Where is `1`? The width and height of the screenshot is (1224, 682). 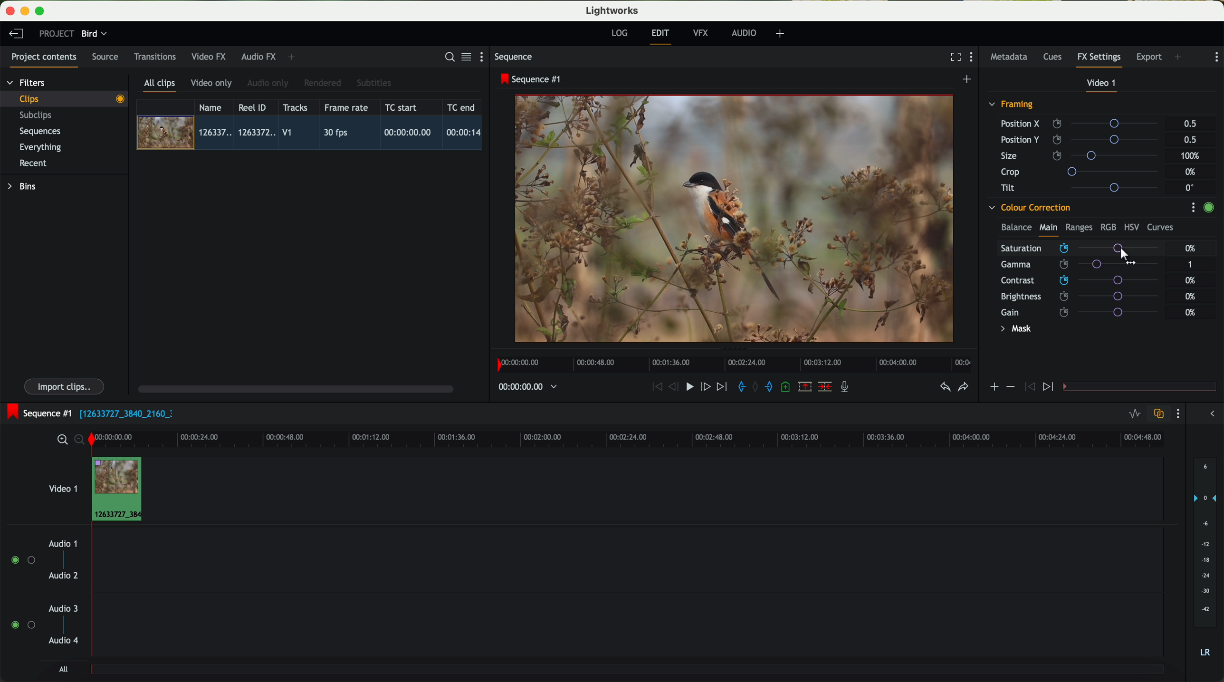
1 is located at coordinates (1191, 265).